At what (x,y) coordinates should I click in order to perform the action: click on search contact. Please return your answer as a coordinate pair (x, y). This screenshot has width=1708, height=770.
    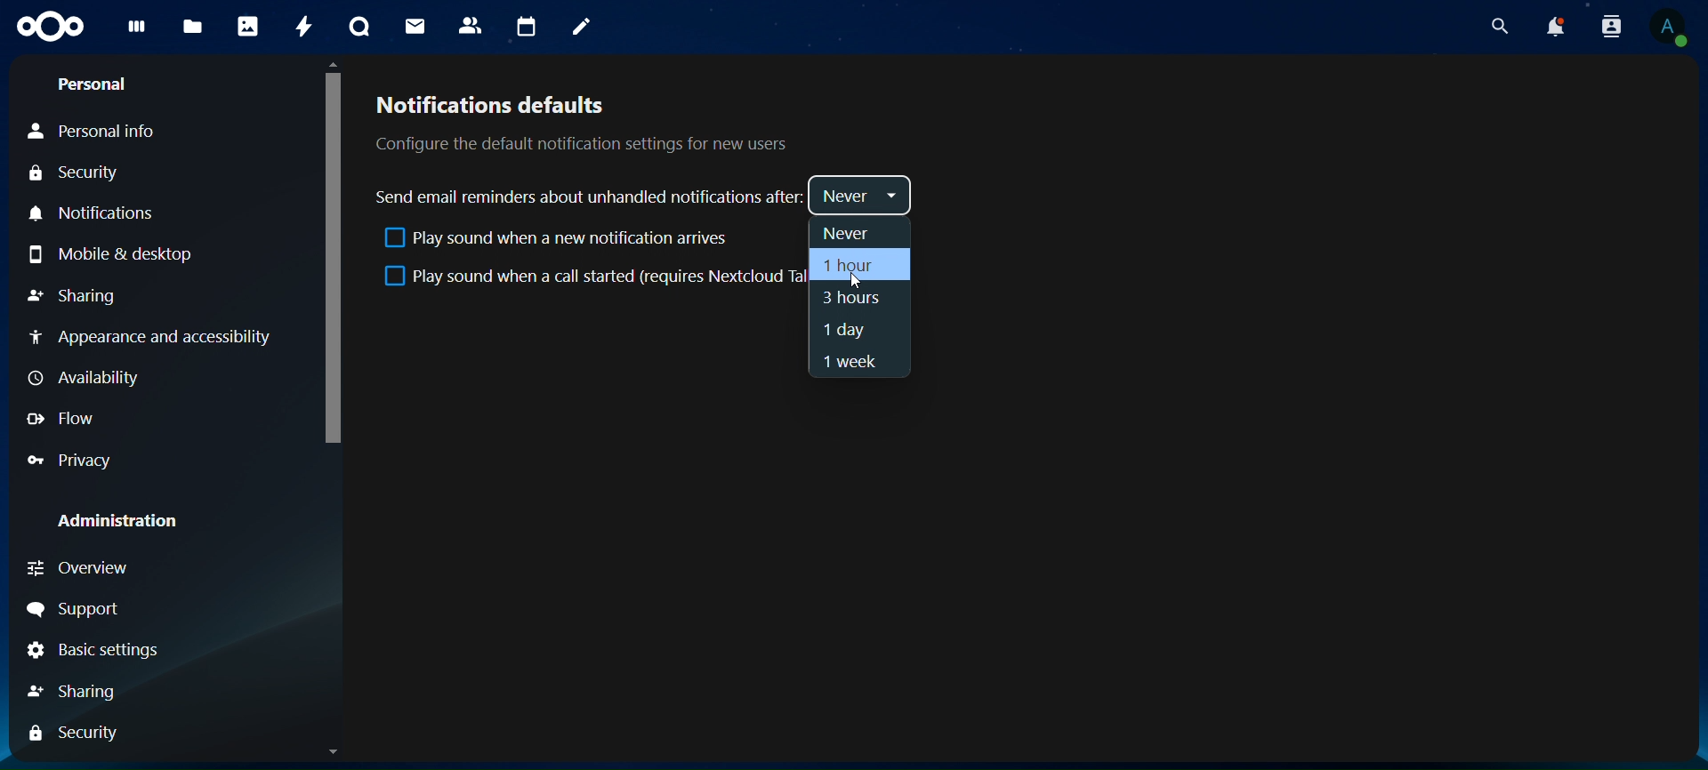
    Looking at the image, I should click on (1608, 25).